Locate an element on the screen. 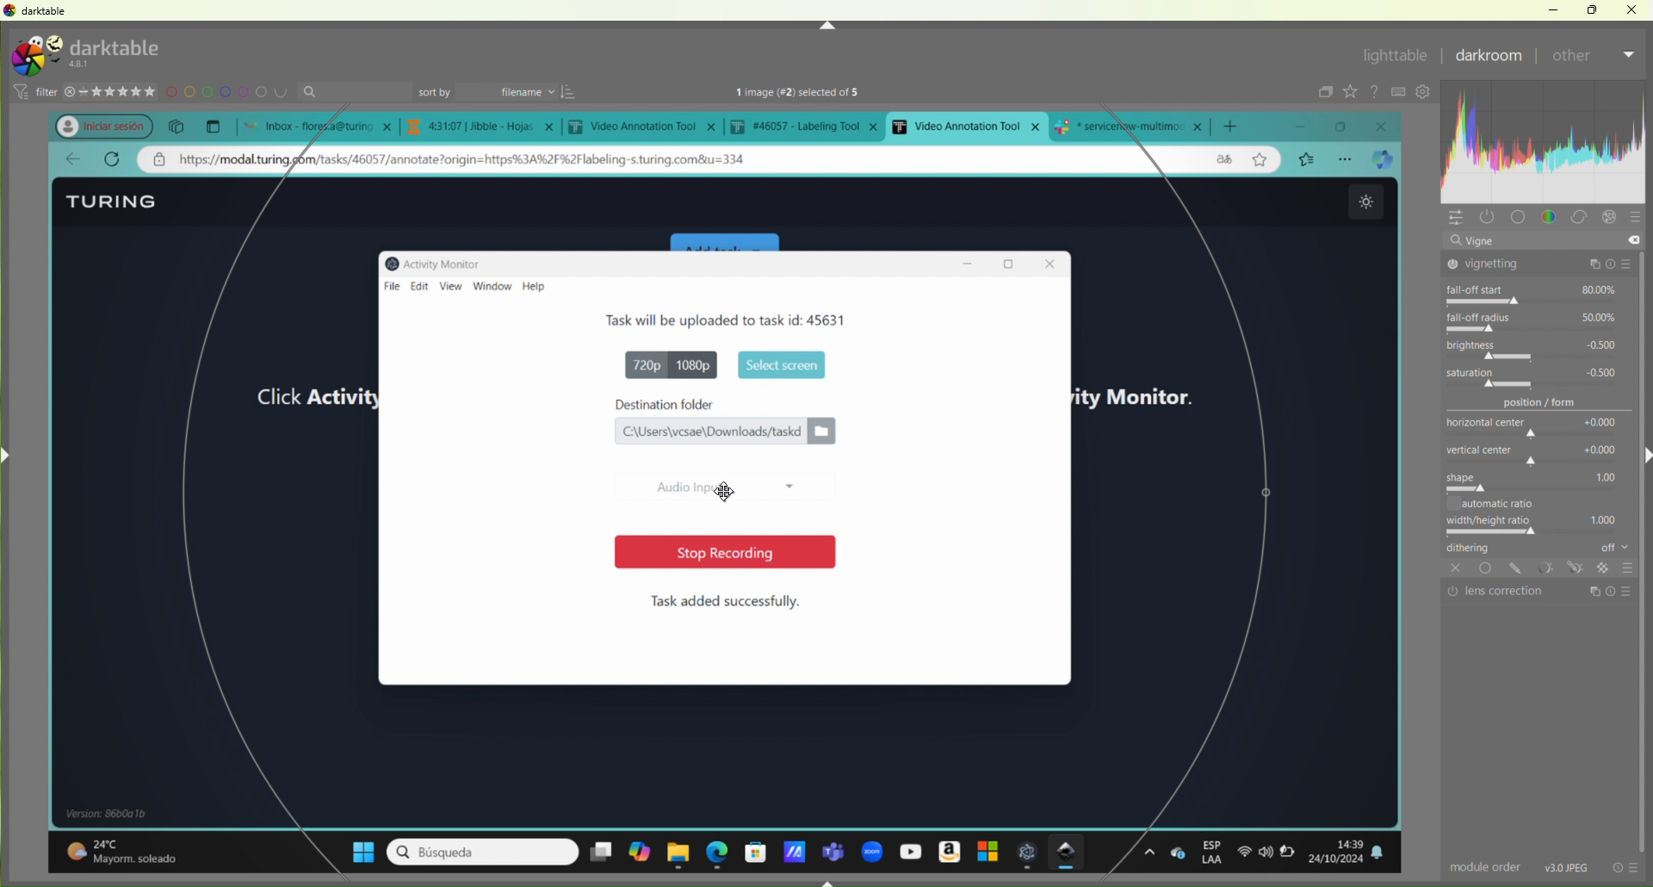 The height and width of the screenshot is (887, 1653). Task details is located at coordinates (677, 319).